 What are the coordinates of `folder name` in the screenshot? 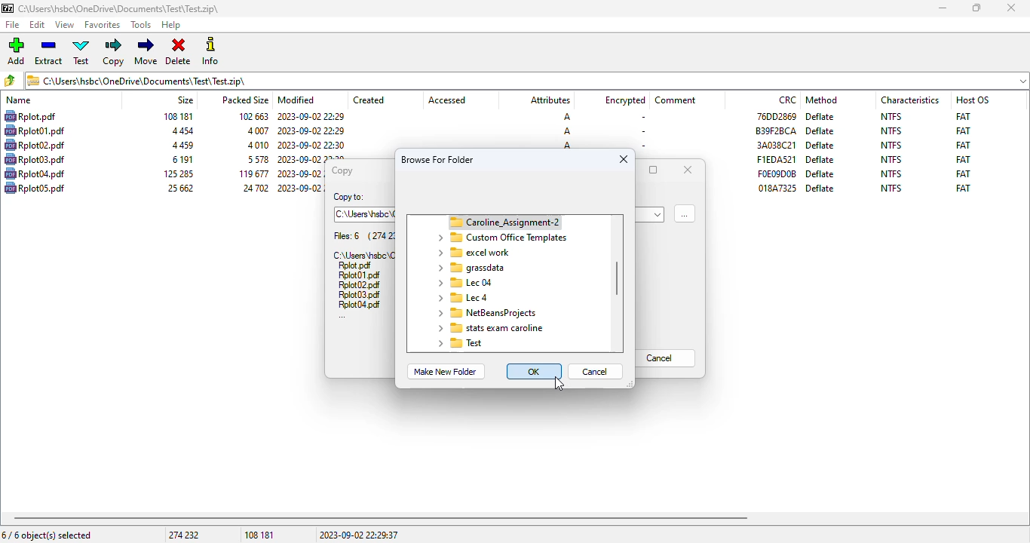 It's located at (460, 343).